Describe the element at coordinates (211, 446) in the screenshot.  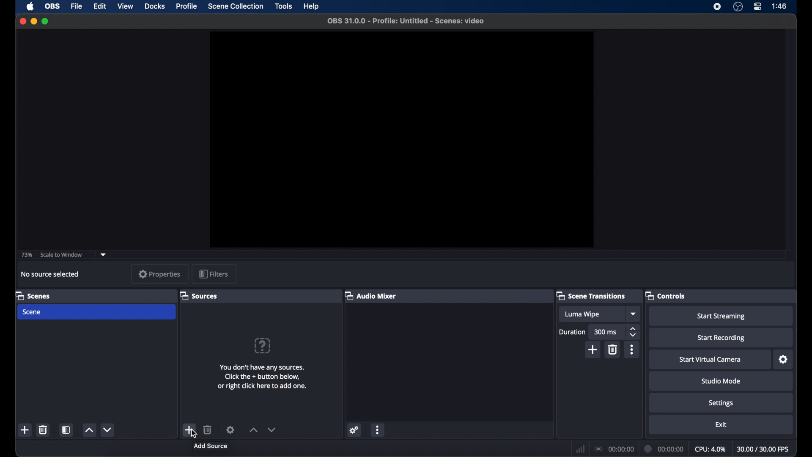
I see `tooltip` at that location.